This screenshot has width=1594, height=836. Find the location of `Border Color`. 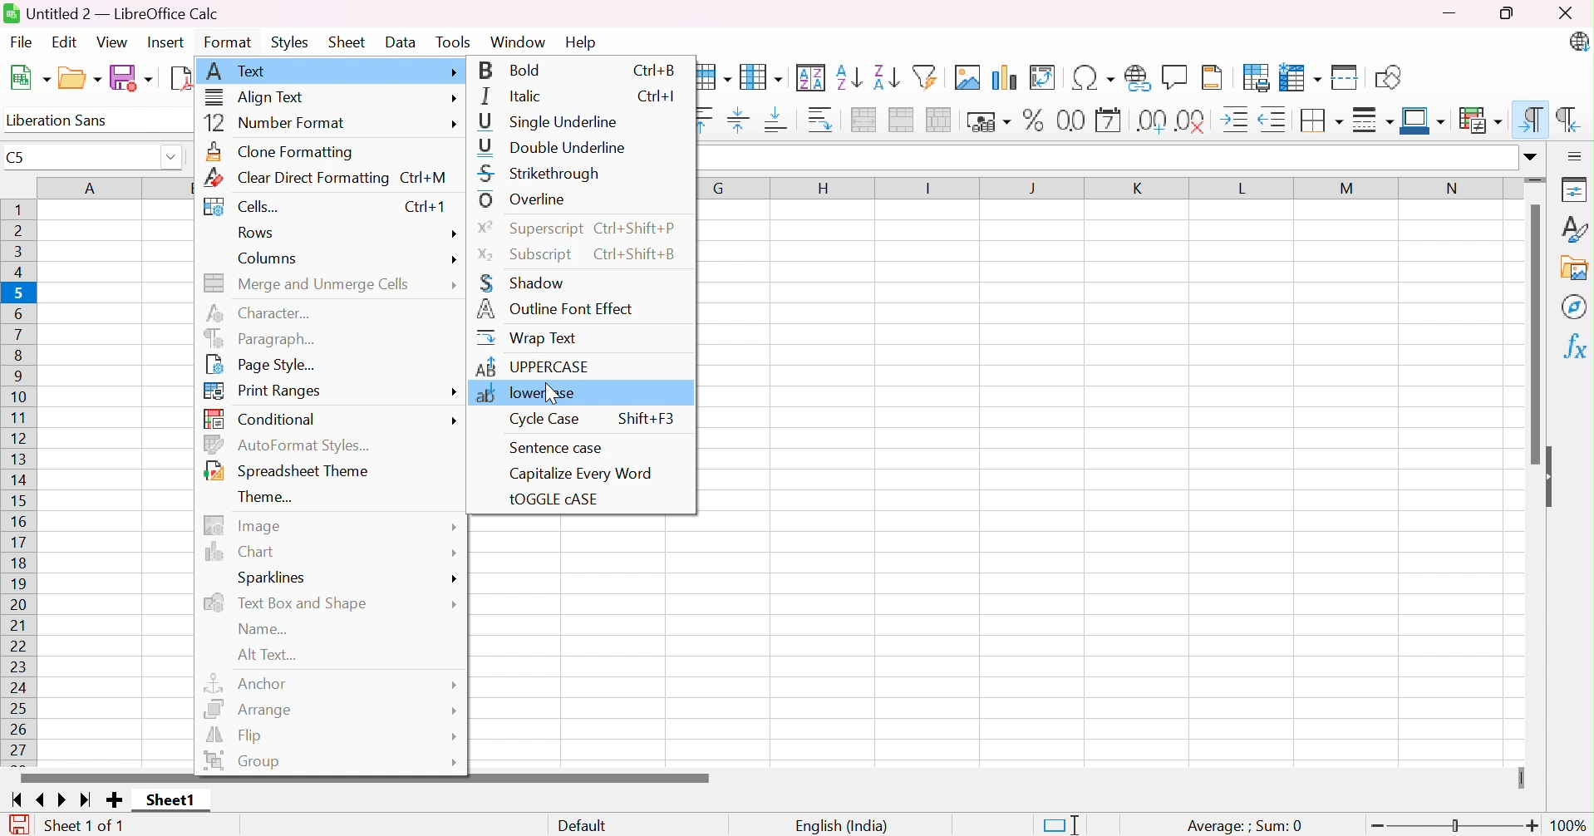

Border Color is located at coordinates (1423, 120).